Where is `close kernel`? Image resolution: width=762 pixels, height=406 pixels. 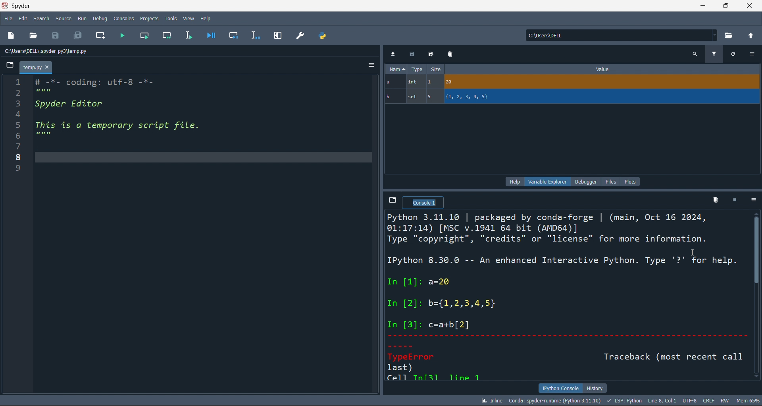
close kernel is located at coordinates (732, 200).